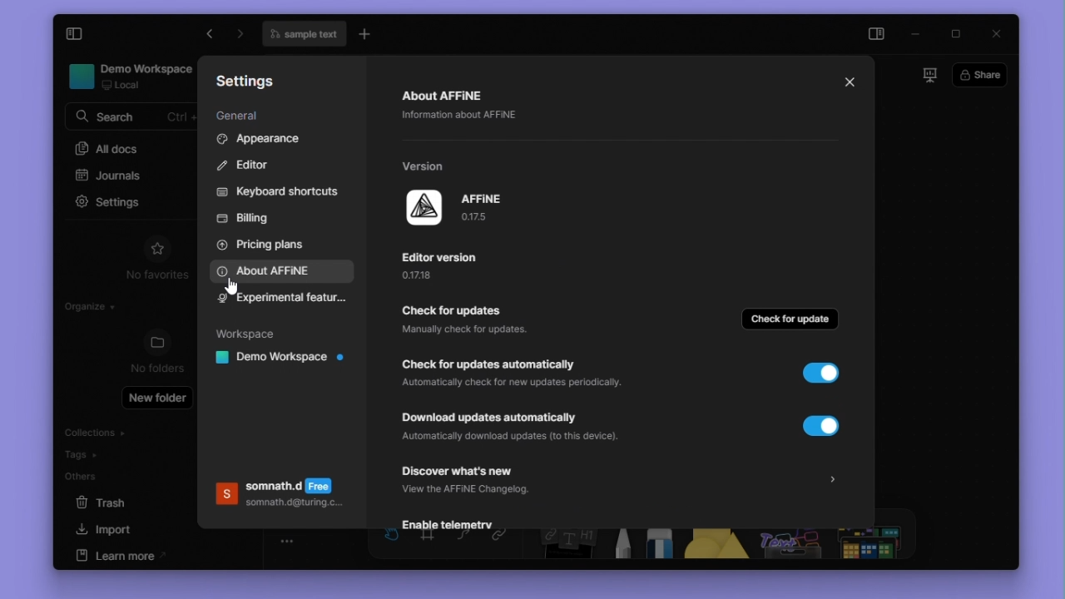 The width and height of the screenshot is (1065, 599). I want to click on go forward, so click(211, 35).